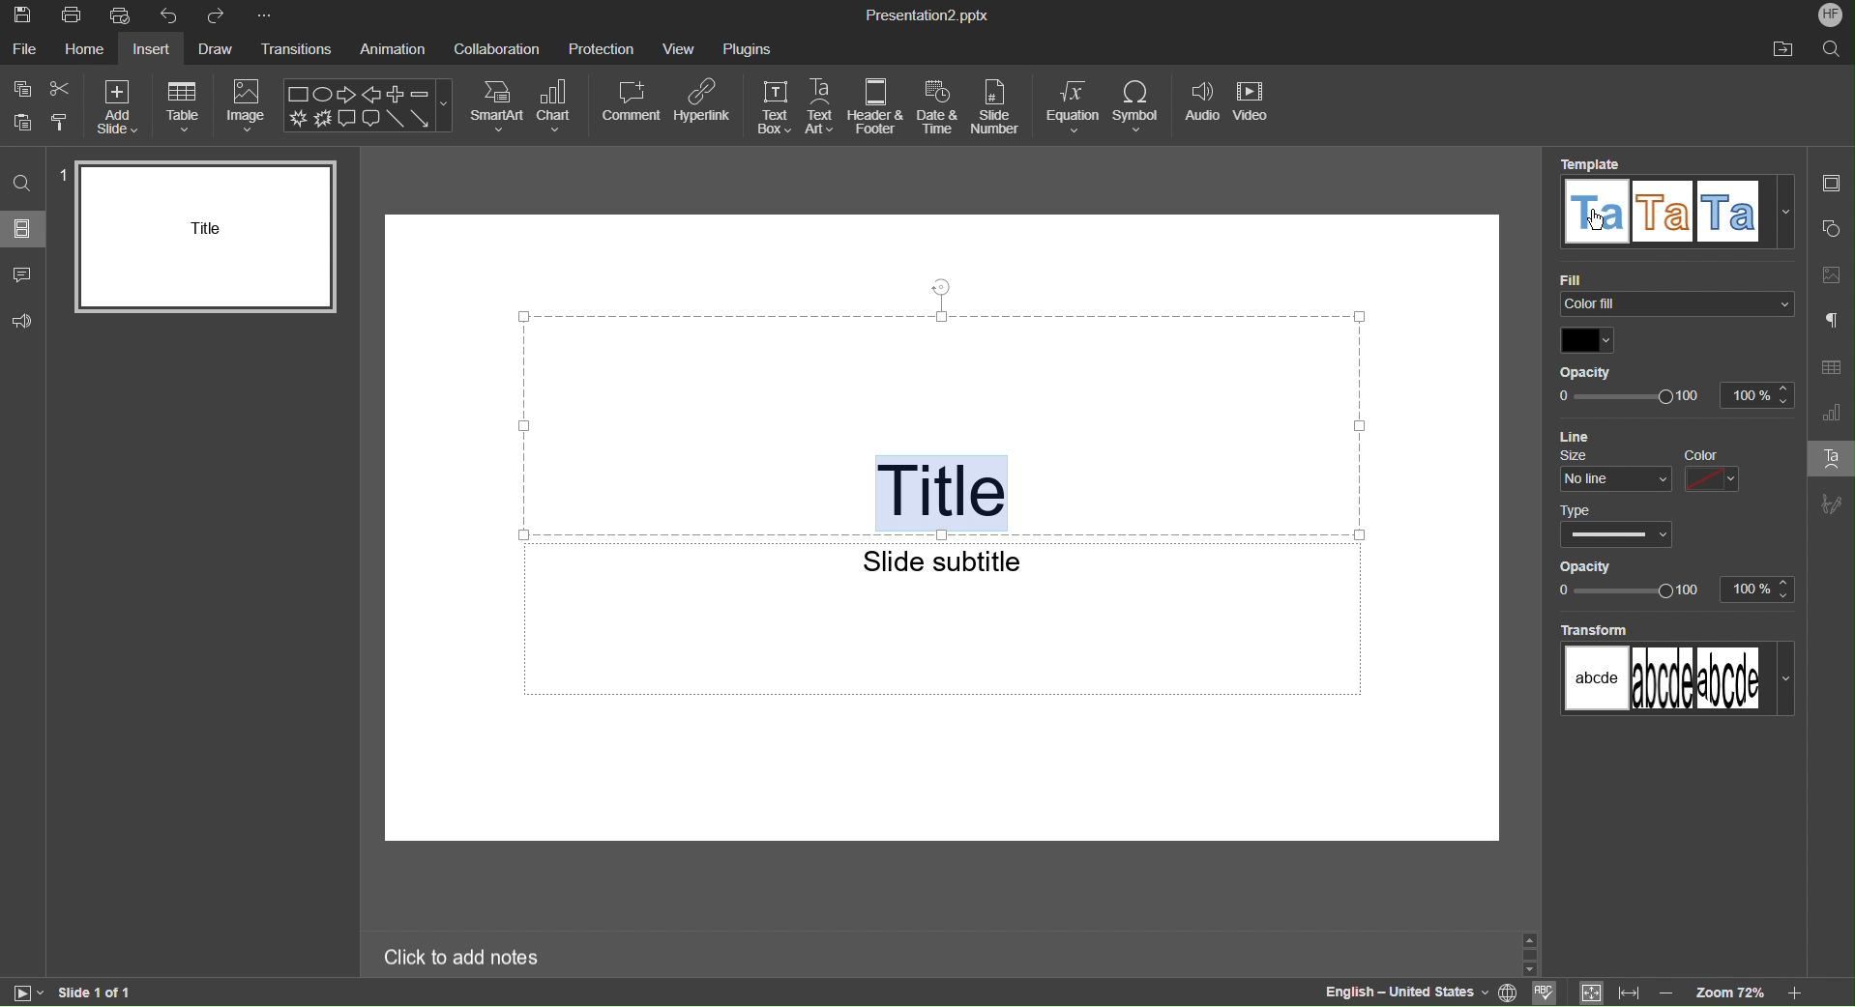 Image resolution: width=1855 pixels, height=1007 pixels. I want to click on Opacity, so click(1676, 582).